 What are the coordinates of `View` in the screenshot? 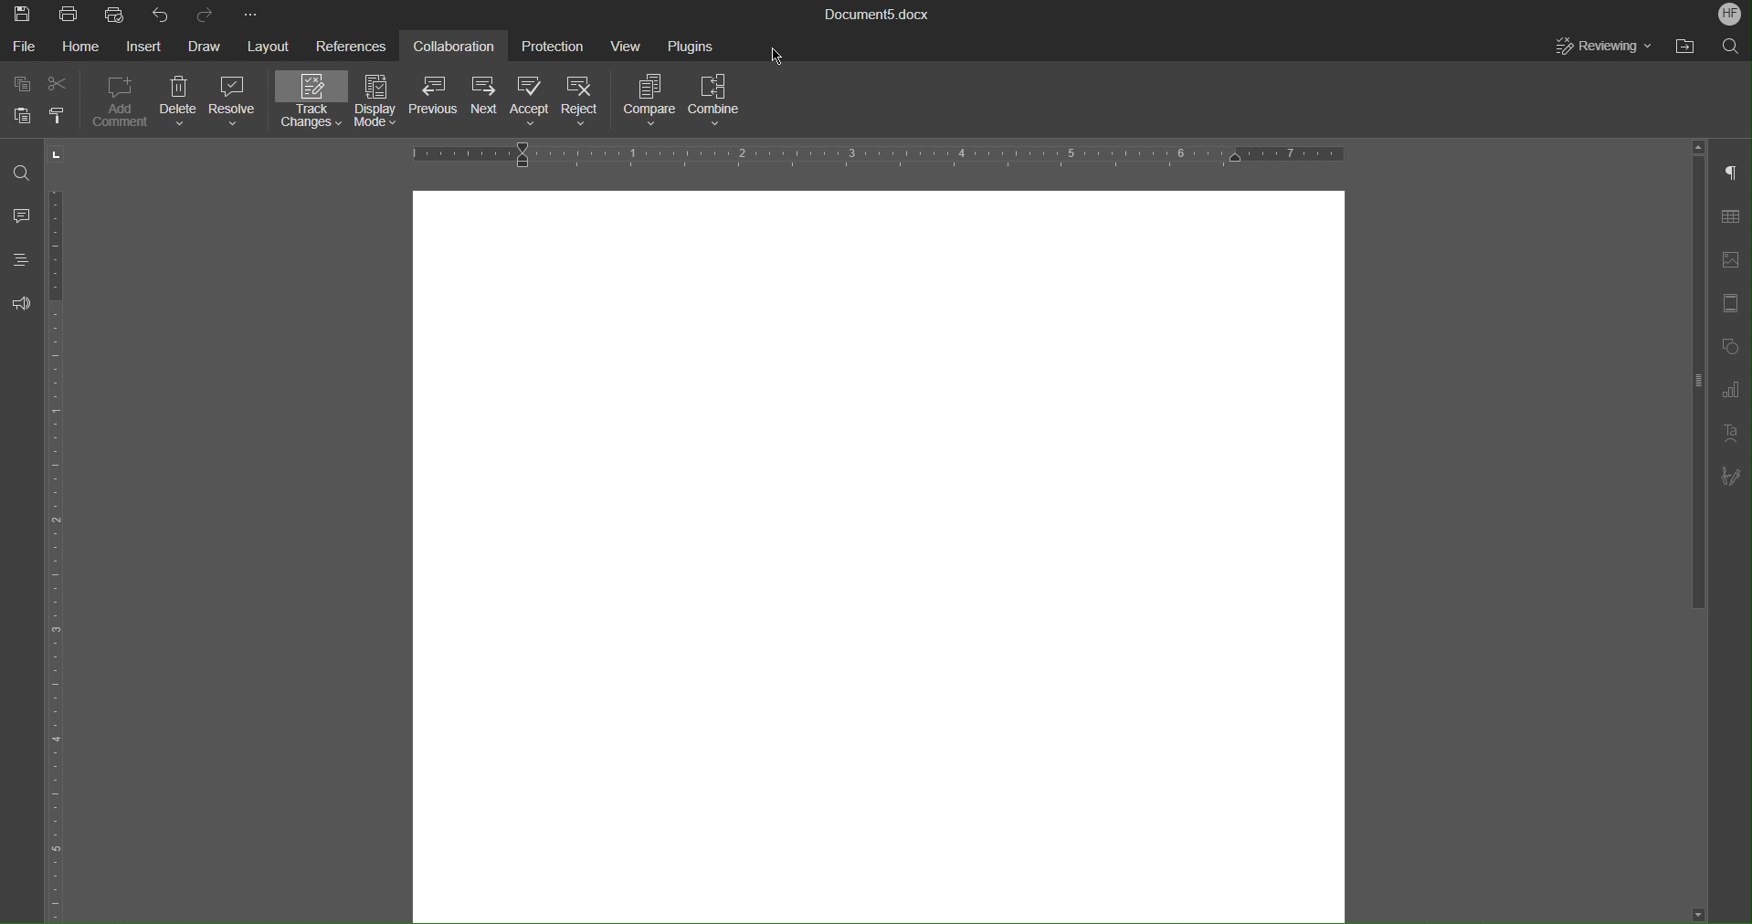 It's located at (631, 49).